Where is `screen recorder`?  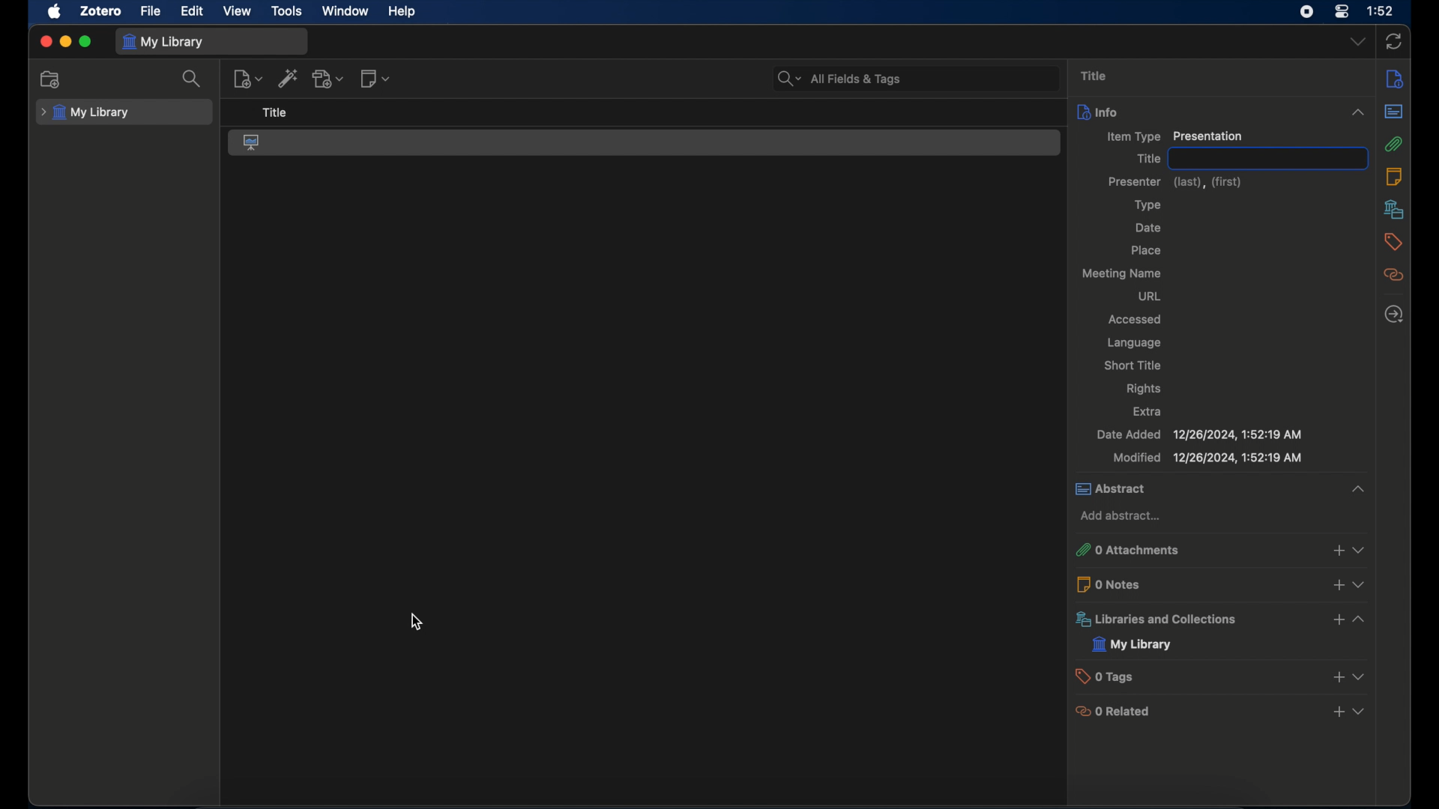 screen recorder is located at coordinates (1306, 13).